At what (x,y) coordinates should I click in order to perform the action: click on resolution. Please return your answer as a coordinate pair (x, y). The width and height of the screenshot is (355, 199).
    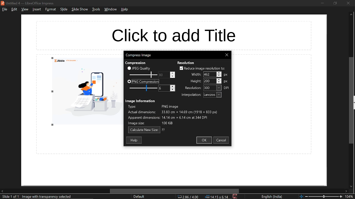
    Looking at the image, I should click on (212, 88).